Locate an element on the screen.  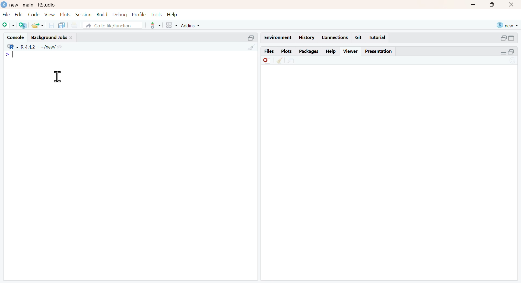
Git is located at coordinates (359, 37).